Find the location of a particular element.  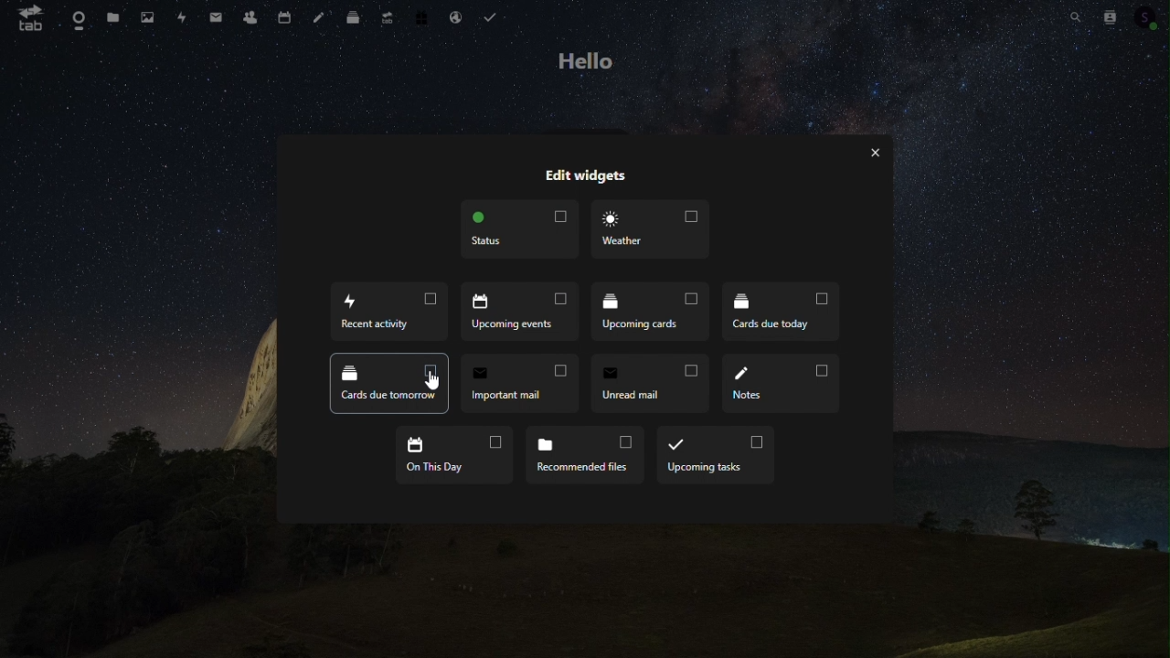

Recent activity is located at coordinates (389, 312).